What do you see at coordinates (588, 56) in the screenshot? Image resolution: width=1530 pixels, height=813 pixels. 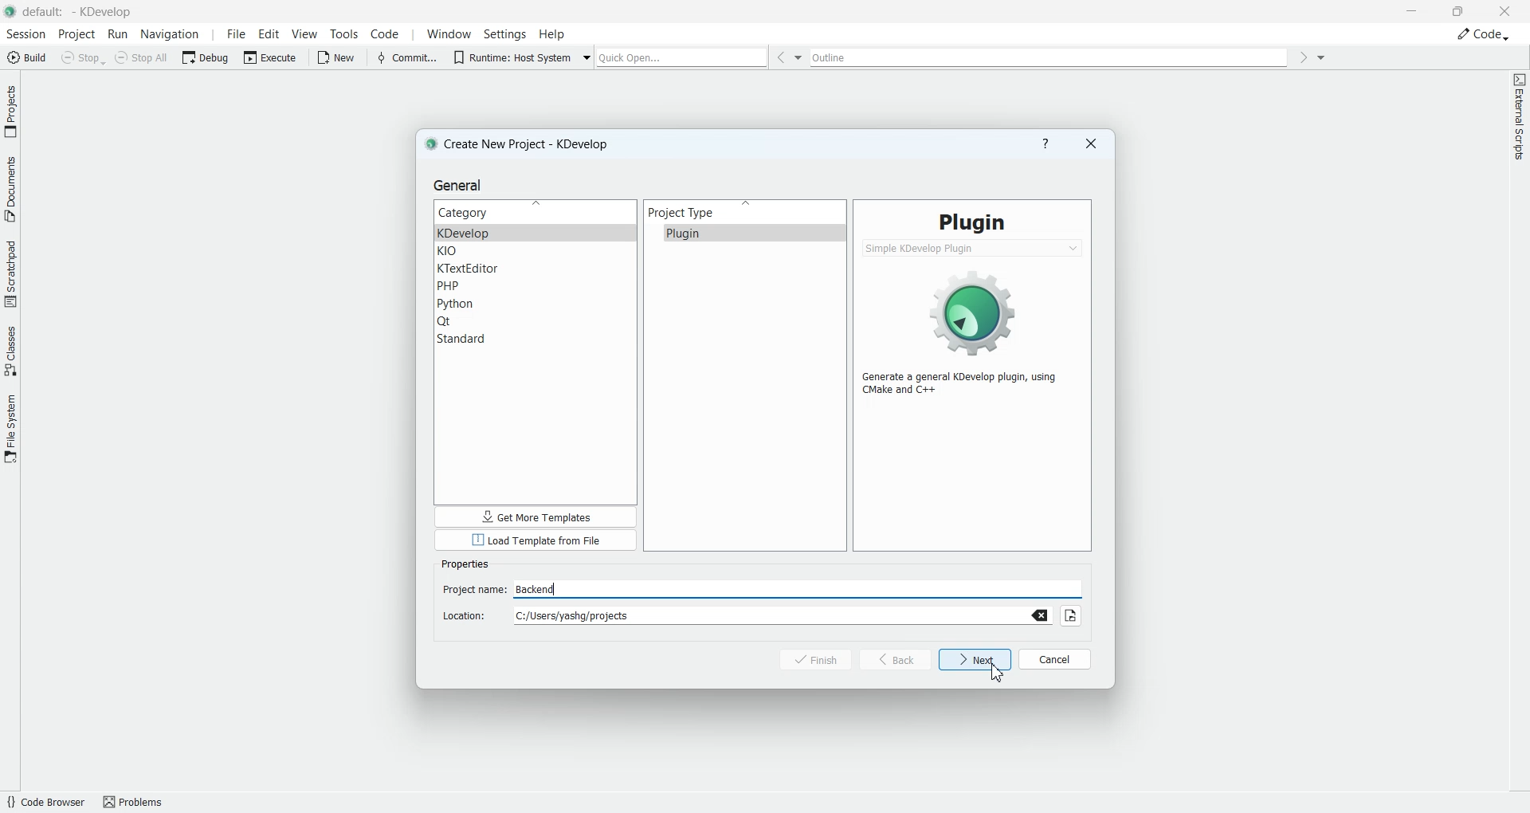 I see `Drop down box` at bounding box center [588, 56].